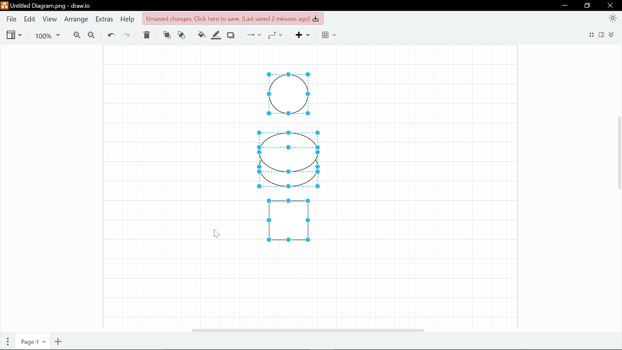 The image size is (622, 350). I want to click on Current file - Untitled Diagram.png - draw.io, so click(47, 6).